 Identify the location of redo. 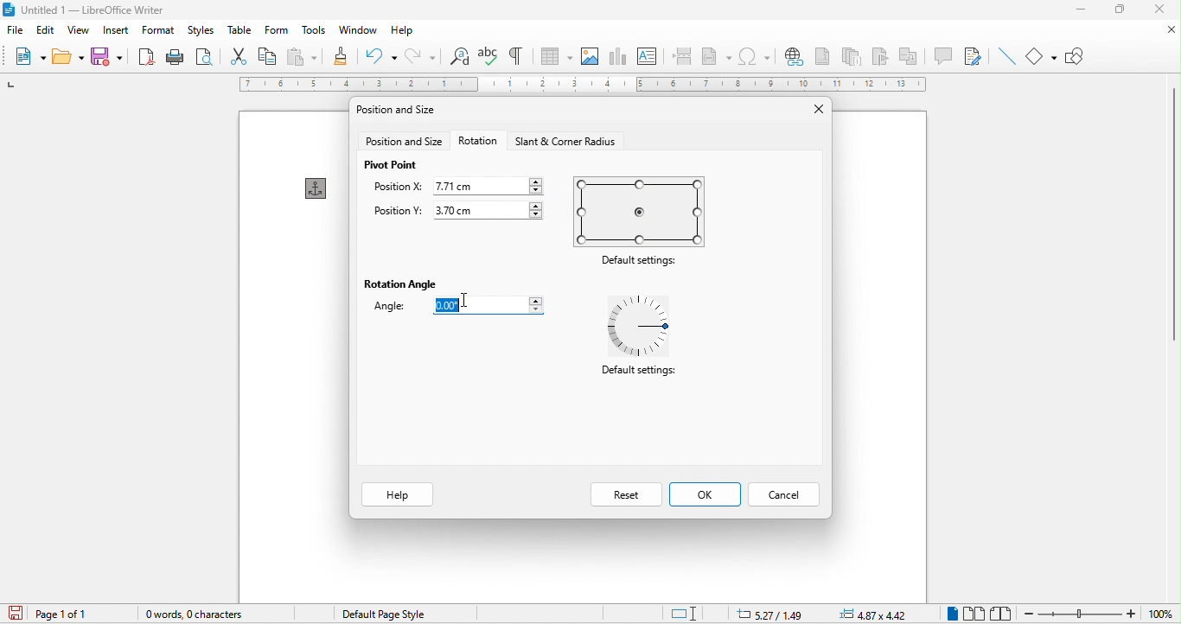
(424, 58).